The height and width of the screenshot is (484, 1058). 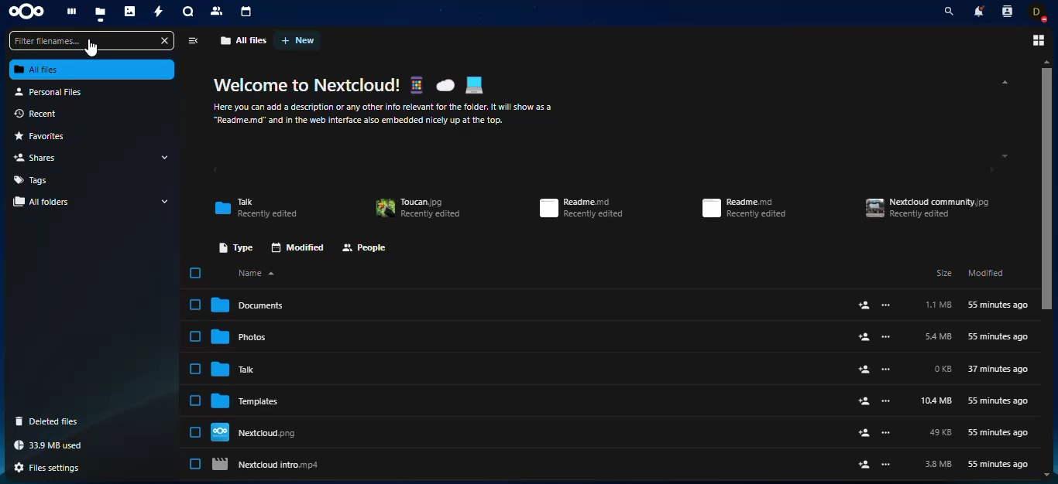 What do you see at coordinates (977, 465) in the screenshot?
I see `3.8MB 55 minutes ago` at bounding box center [977, 465].